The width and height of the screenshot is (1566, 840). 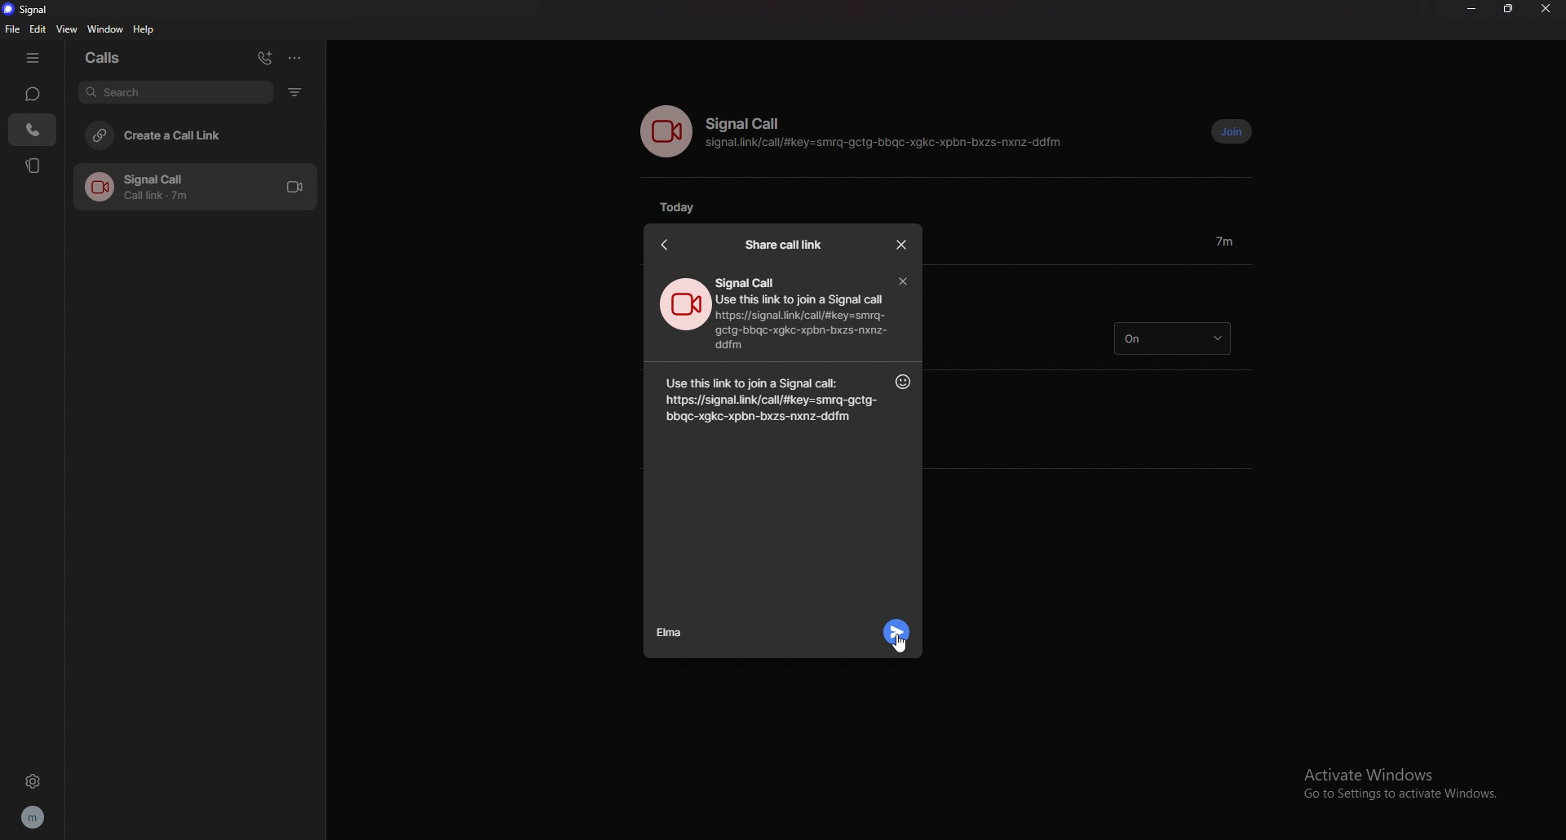 I want to click on profile, so click(x=32, y=818).